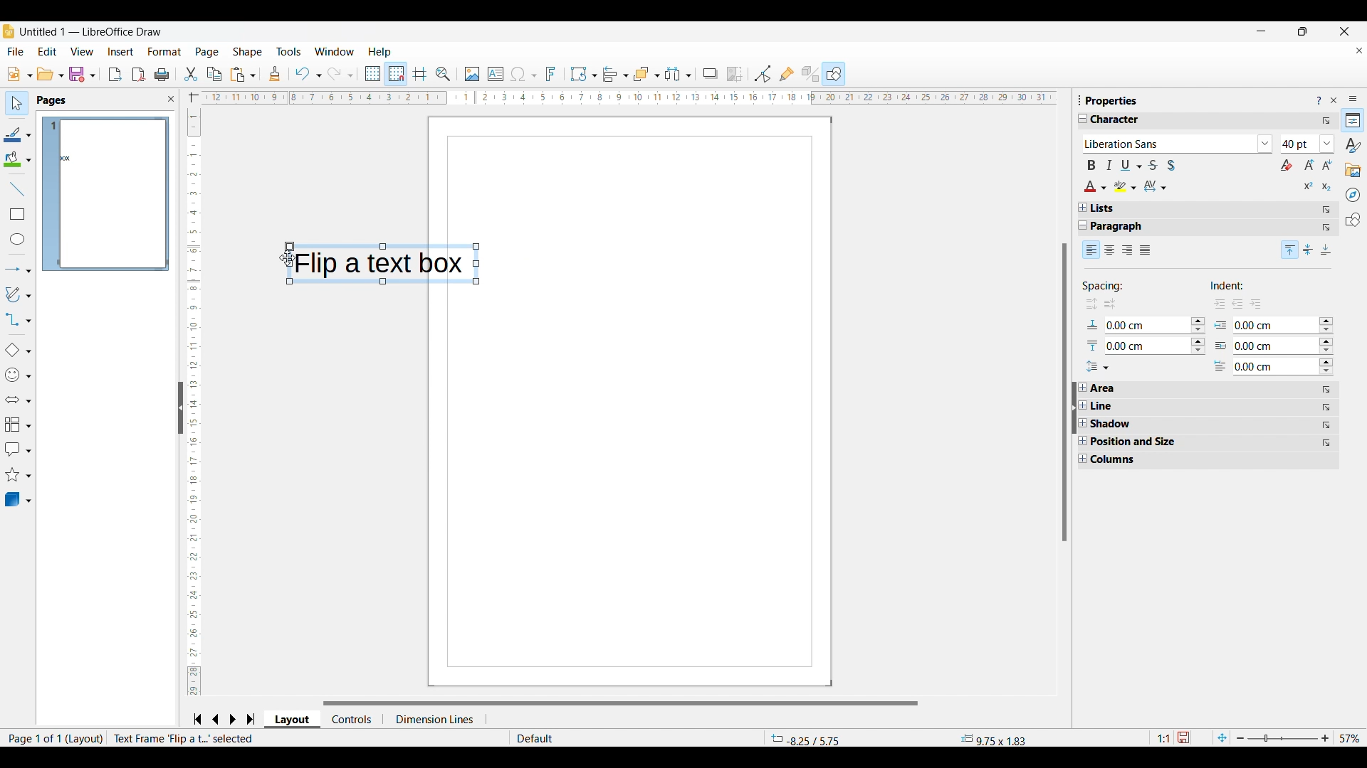 The height and width of the screenshot is (768, 1367). What do you see at coordinates (1352, 120) in the screenshot?
I see `Properties, current sidebar highlighted` at bounding box center [1352, 120].